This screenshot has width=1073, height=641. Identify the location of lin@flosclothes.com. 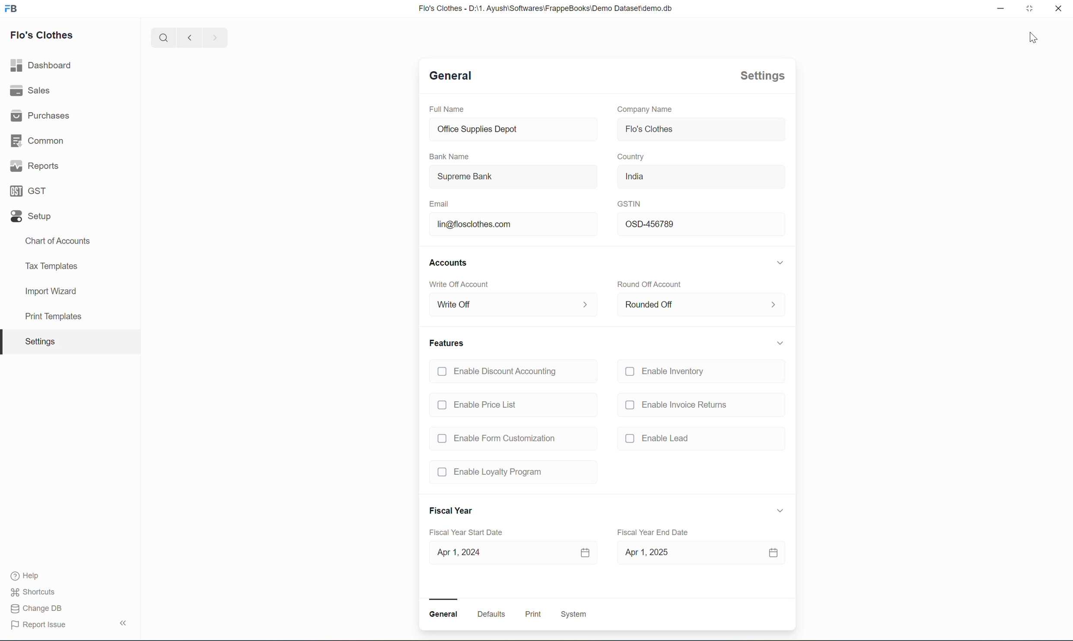
(513, 224).